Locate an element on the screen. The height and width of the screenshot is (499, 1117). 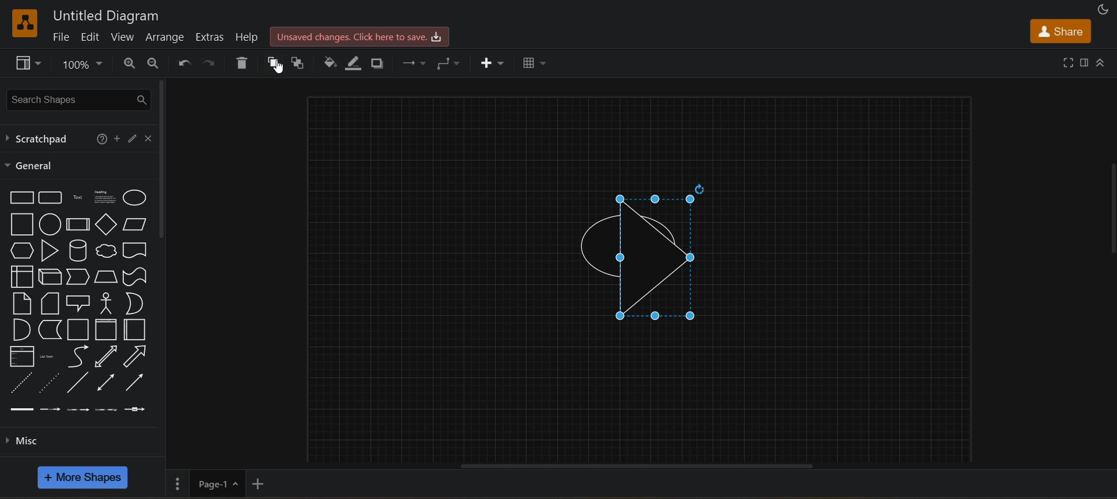
directional arrow is located at coordinates (134, 251).